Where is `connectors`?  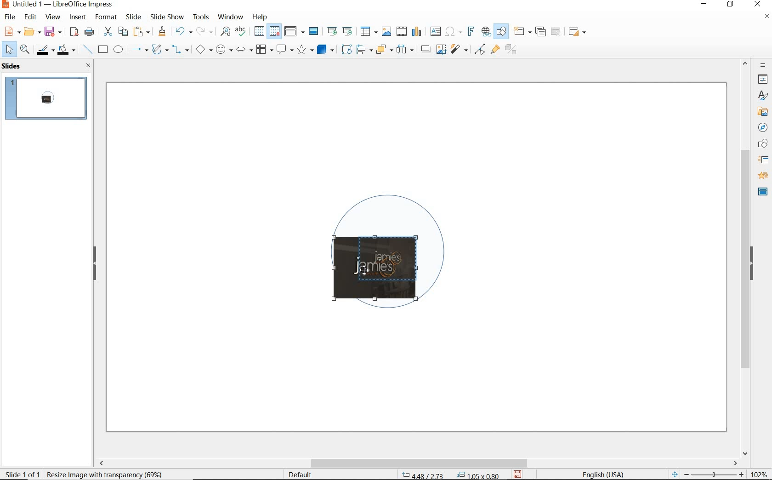
connectors is located at coordinates (181, 51).